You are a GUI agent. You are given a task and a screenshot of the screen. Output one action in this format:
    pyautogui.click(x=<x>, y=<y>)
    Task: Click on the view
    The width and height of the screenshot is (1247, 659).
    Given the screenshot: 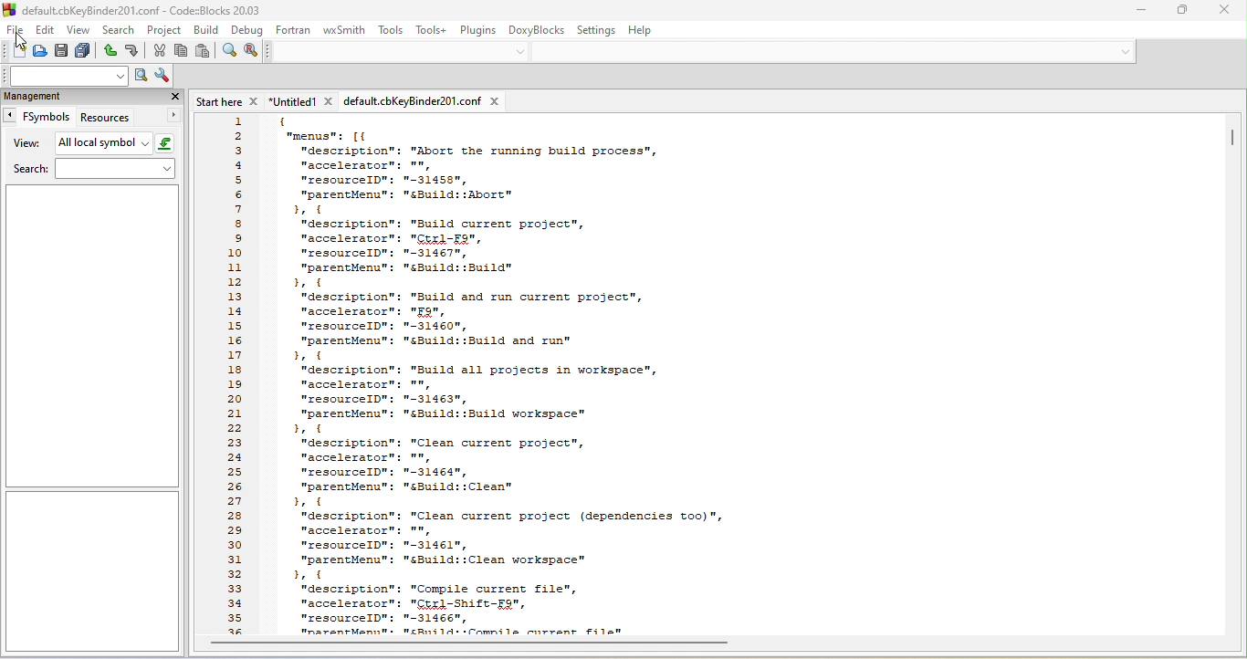 What is the action you would take?
    pyautogui.click(x=80, y=31)
    